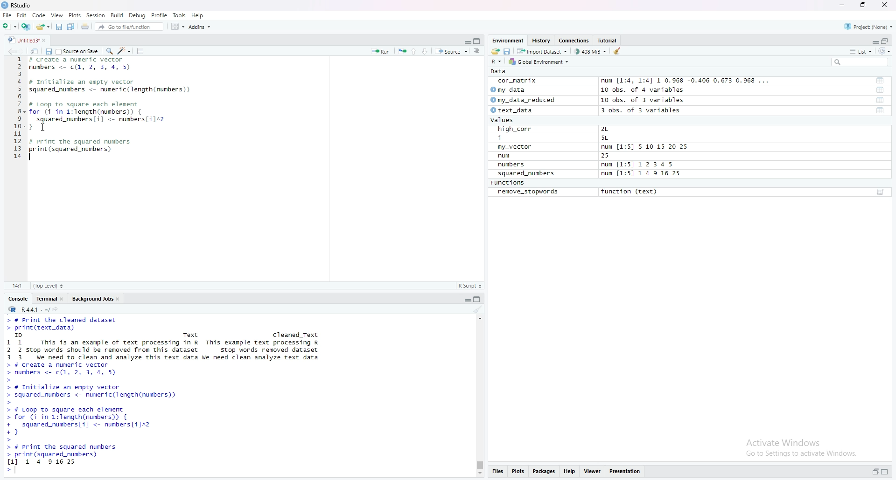 This screenshot has width=896, height=480. I want to click on squared_numbers, so click(527, 175).